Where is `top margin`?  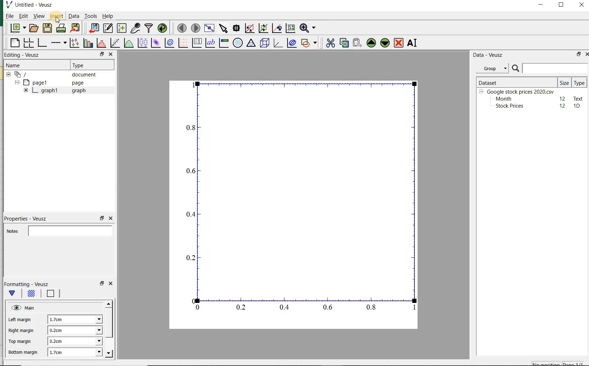 top margin is located at coordinates (19, 342).